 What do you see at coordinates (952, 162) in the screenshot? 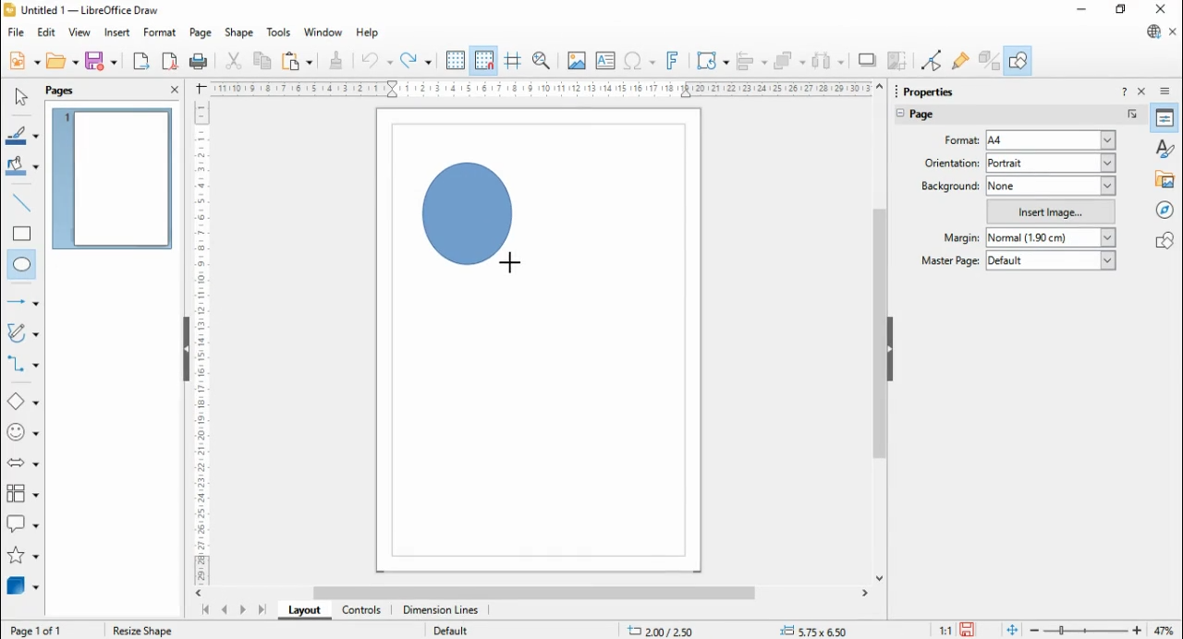
I see `page orientation` at bounding box center [952, 162].